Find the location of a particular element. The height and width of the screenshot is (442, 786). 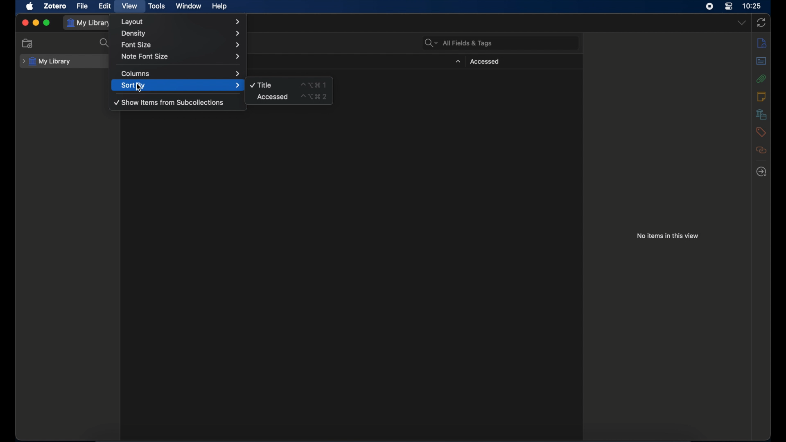

edit is located at coordinates (106, 6).